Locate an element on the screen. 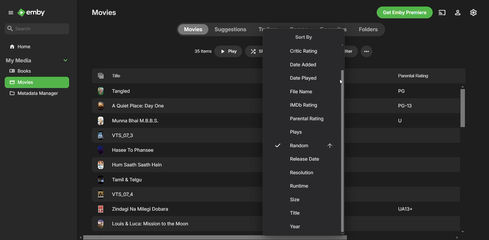   is located at coordinates (399, 120).